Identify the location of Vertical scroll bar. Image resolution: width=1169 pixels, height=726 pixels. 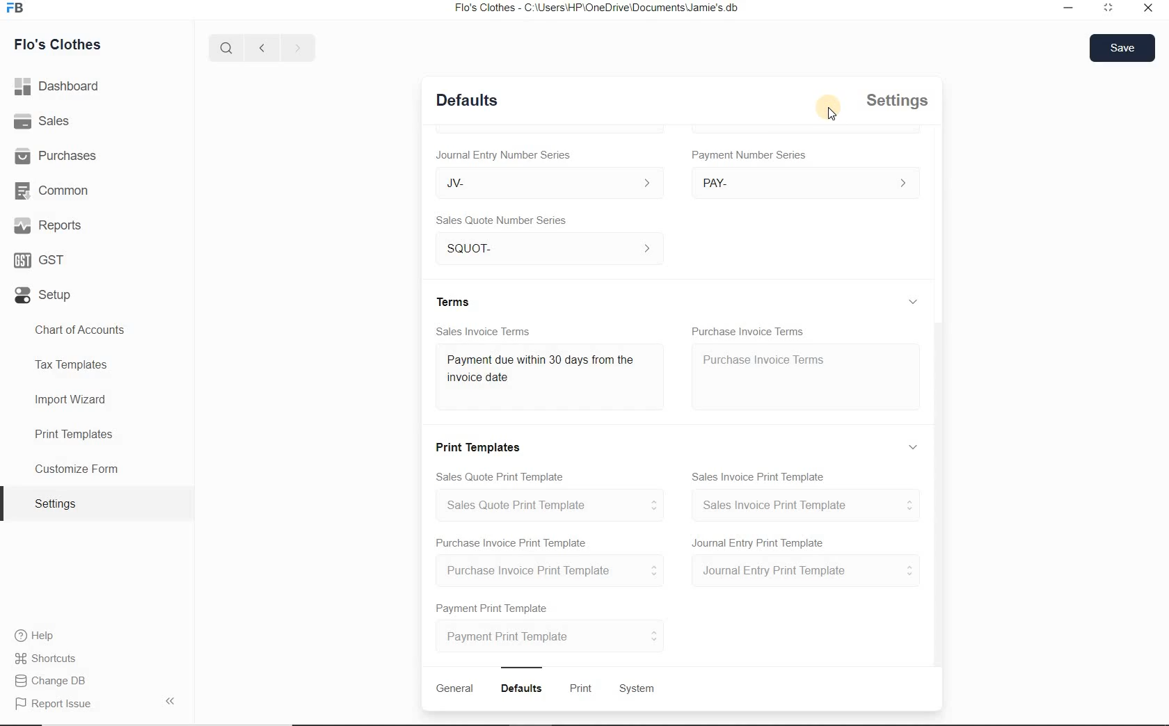
(936, 494).